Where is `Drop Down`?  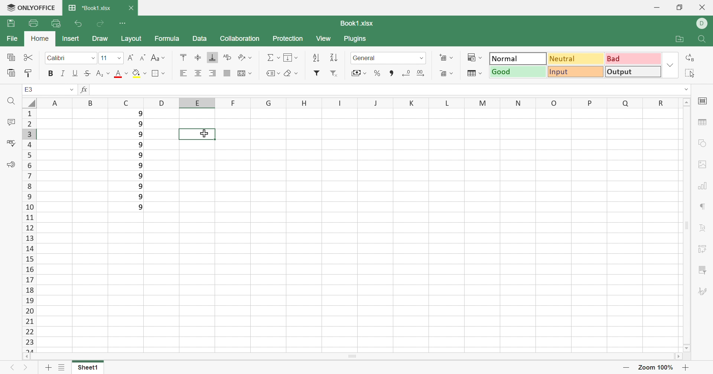 Drop Down is located at coordinates (72, 89).